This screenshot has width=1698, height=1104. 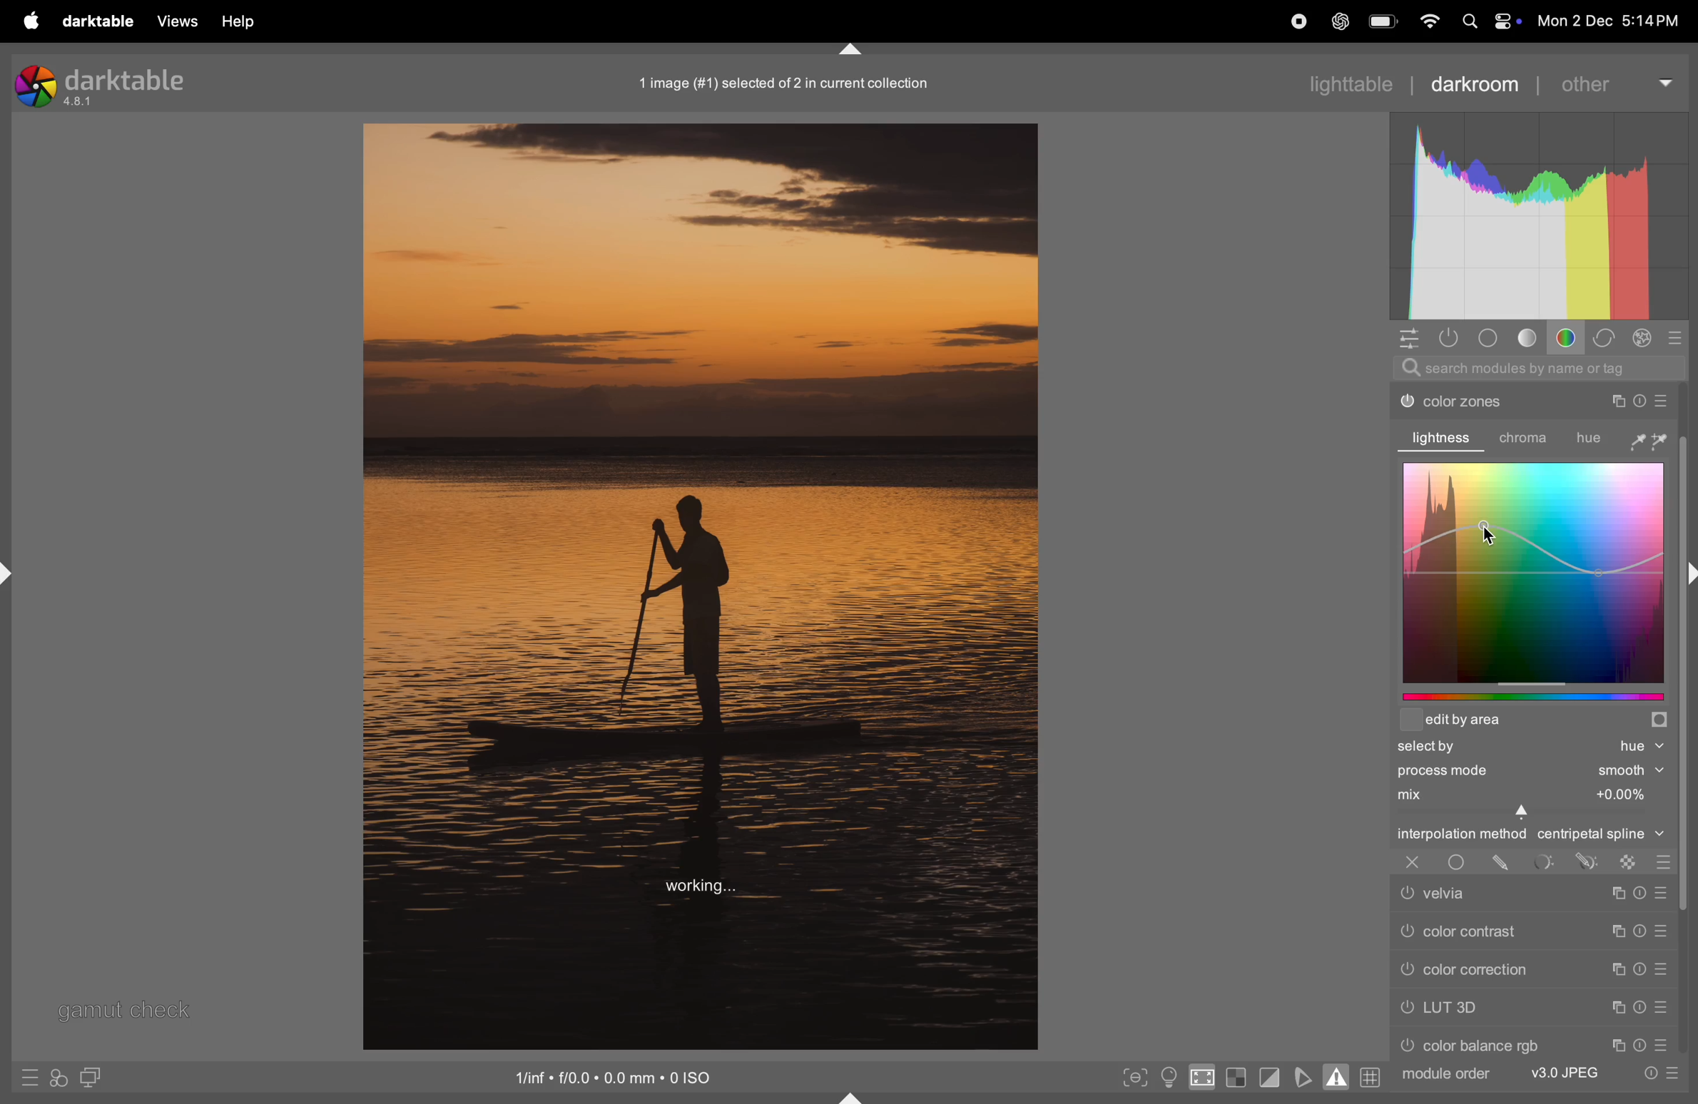 I want to click on , so click(x=1500, y=862).